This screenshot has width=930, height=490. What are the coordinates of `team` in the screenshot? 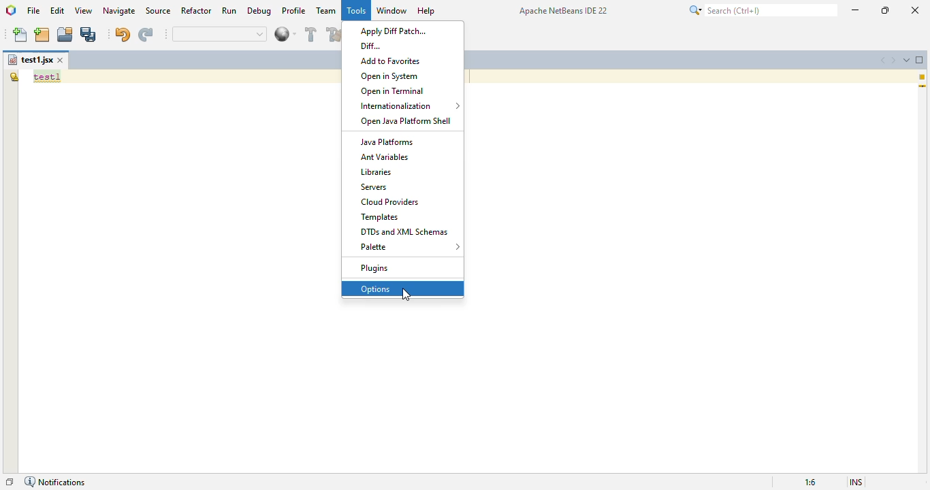 It's located at (327, 10).